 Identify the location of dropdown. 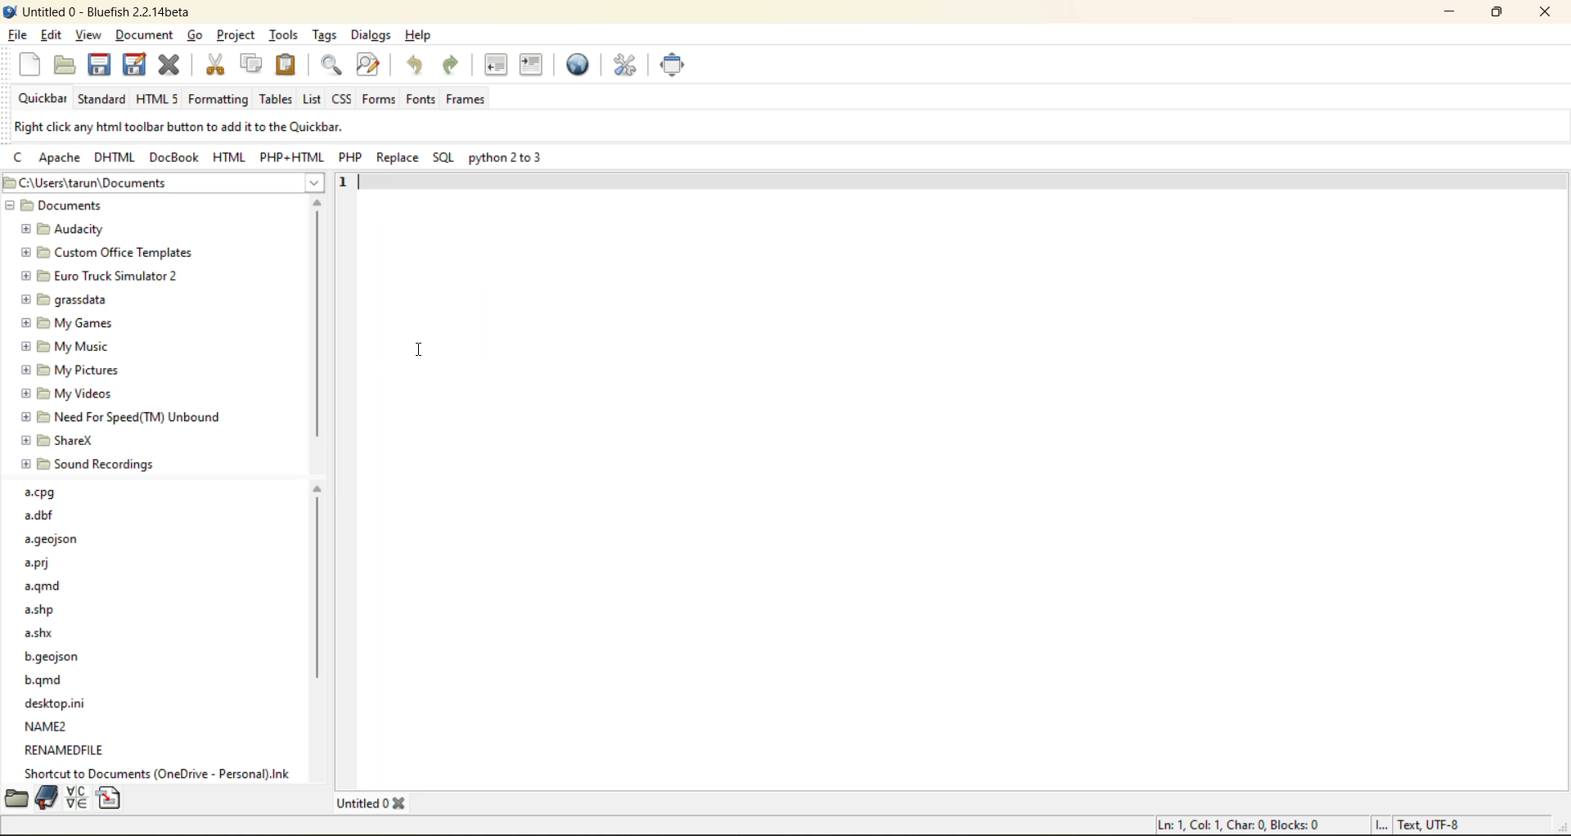
(319, 183).